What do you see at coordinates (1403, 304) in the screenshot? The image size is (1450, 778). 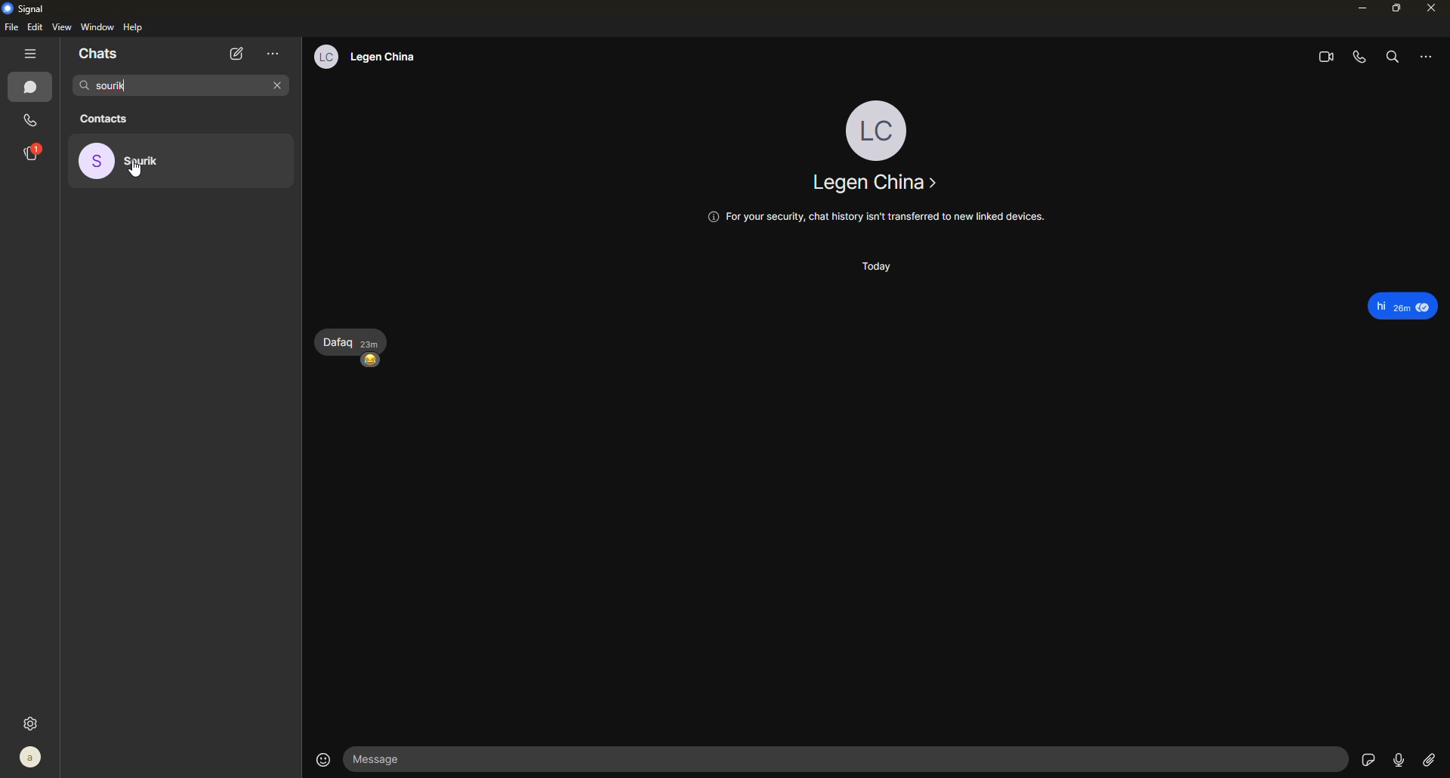 I see `Hi 20m` at bounding box center [1403, 304].